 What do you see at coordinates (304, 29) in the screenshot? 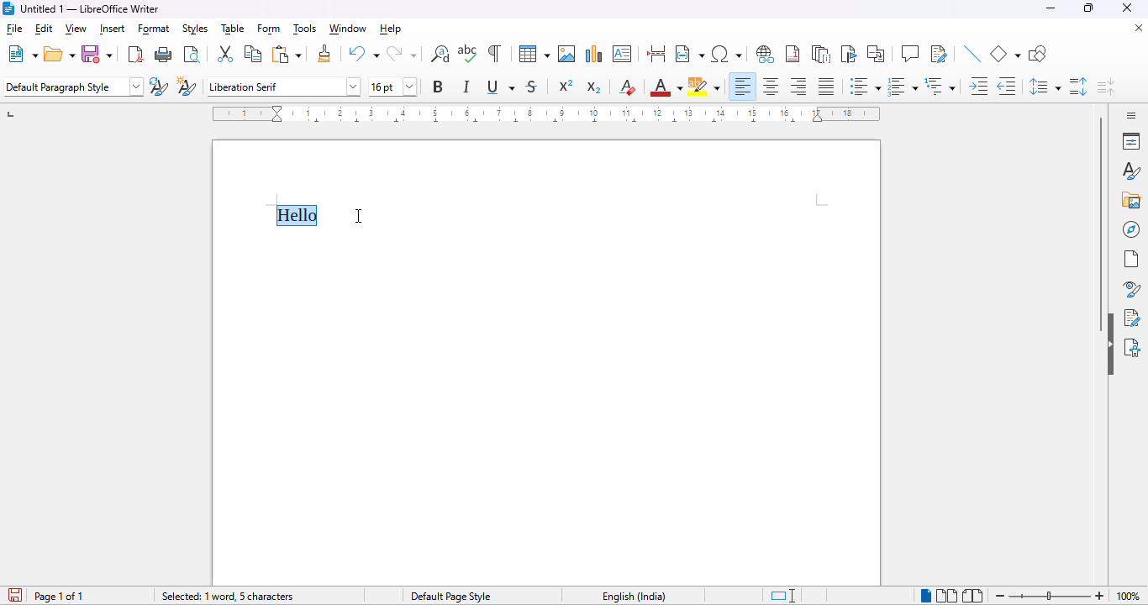
I see `tools` at bounding box center [304, 29].